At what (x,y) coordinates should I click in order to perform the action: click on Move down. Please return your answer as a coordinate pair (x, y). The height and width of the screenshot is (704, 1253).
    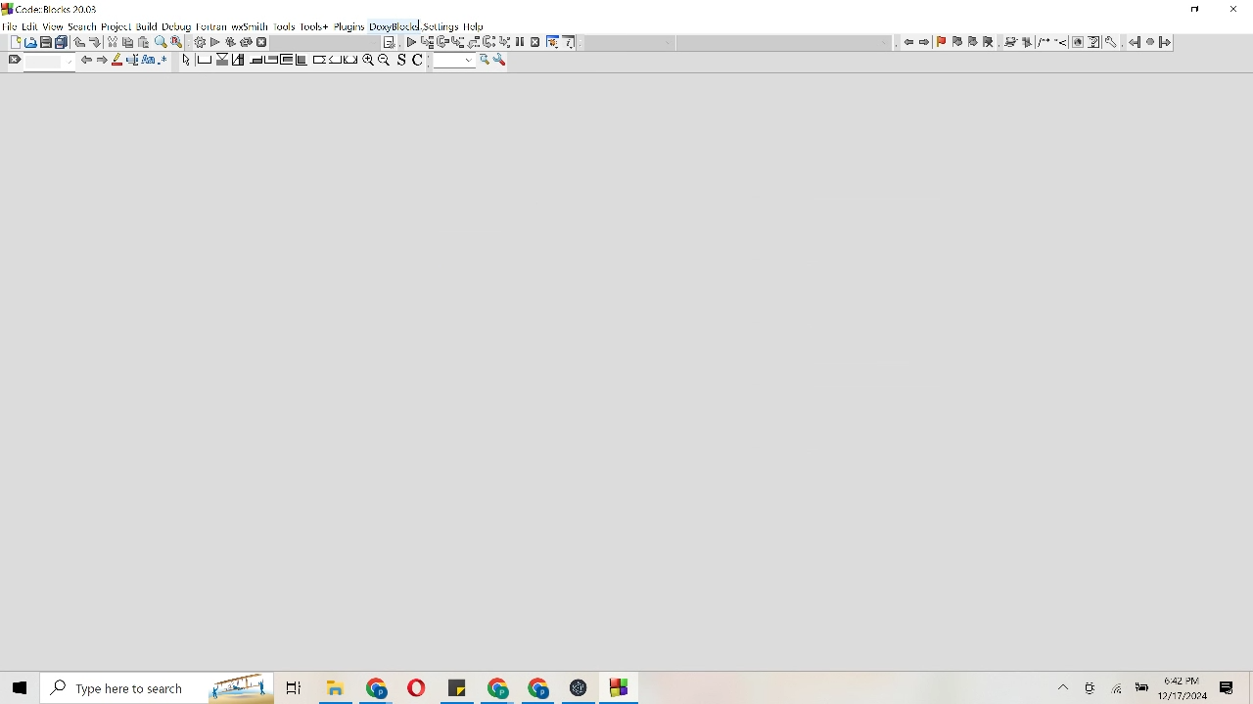
    Looking at the image, I should click on (96, 42).